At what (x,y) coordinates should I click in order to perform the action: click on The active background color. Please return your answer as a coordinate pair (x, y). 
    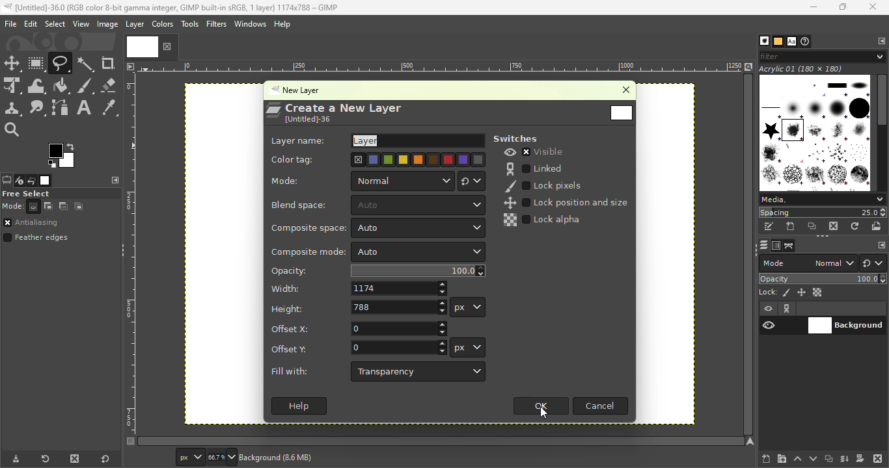
    Looking at the image, I should click on (63, 154).